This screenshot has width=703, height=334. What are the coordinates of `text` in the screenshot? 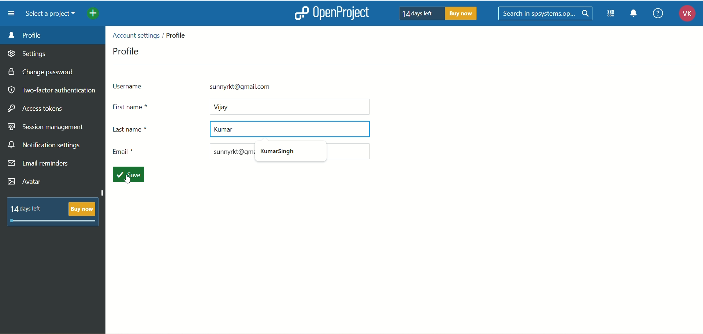 It's located at (439, 14).